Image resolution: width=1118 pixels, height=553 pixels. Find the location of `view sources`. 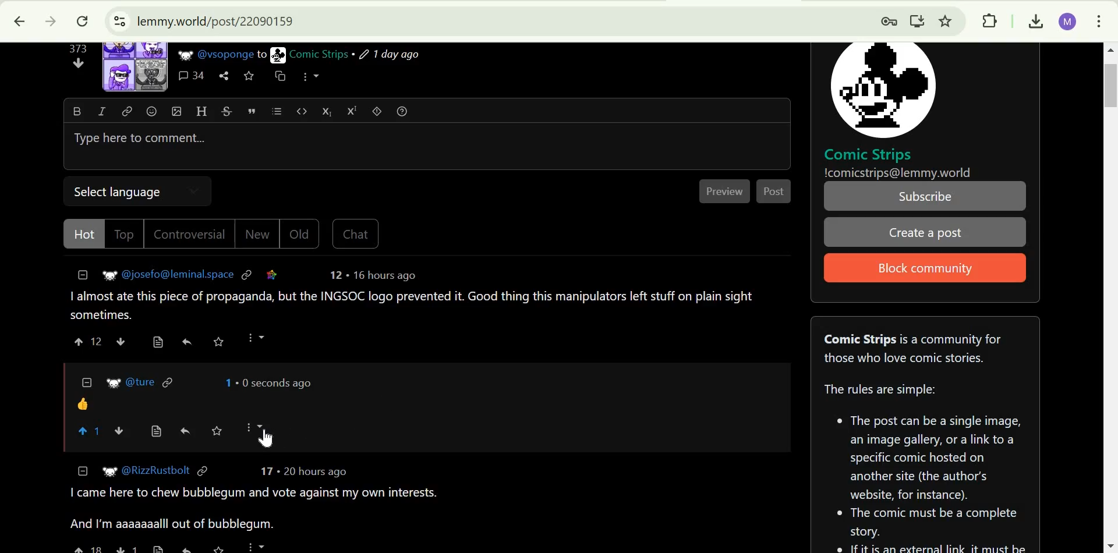

view sources is located at coordinates (157, 432).